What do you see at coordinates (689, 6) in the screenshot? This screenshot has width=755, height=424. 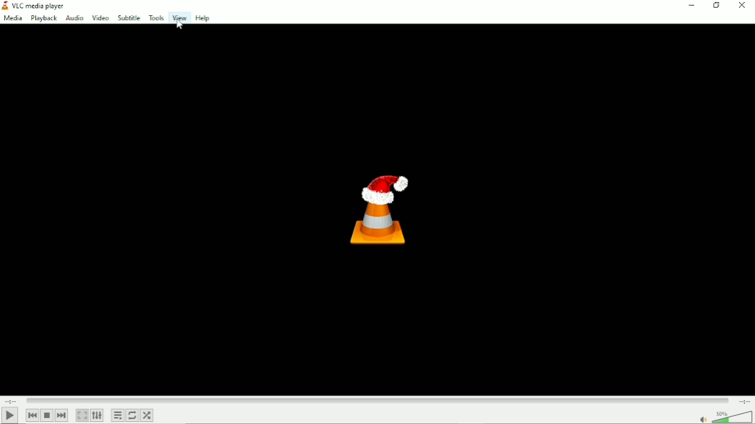 I see `Minimize` at bounding box center [689, 6].